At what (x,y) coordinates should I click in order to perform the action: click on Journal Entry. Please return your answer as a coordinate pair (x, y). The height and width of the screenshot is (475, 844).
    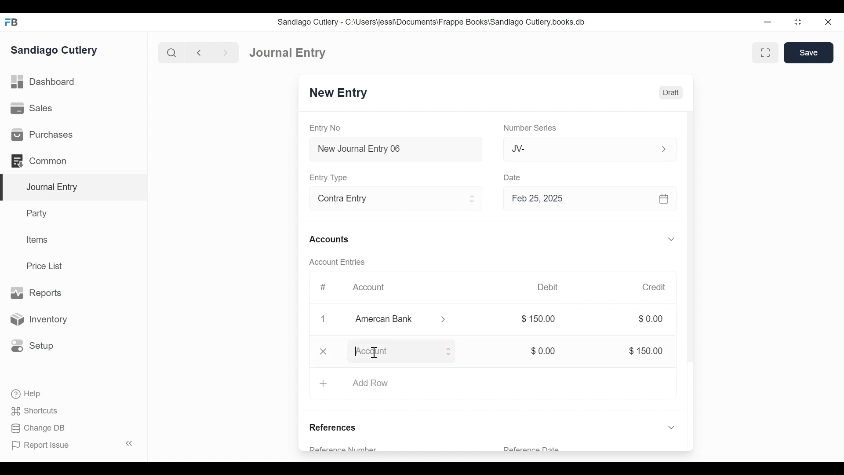
    Looking at the image, I should click on (74, 188).